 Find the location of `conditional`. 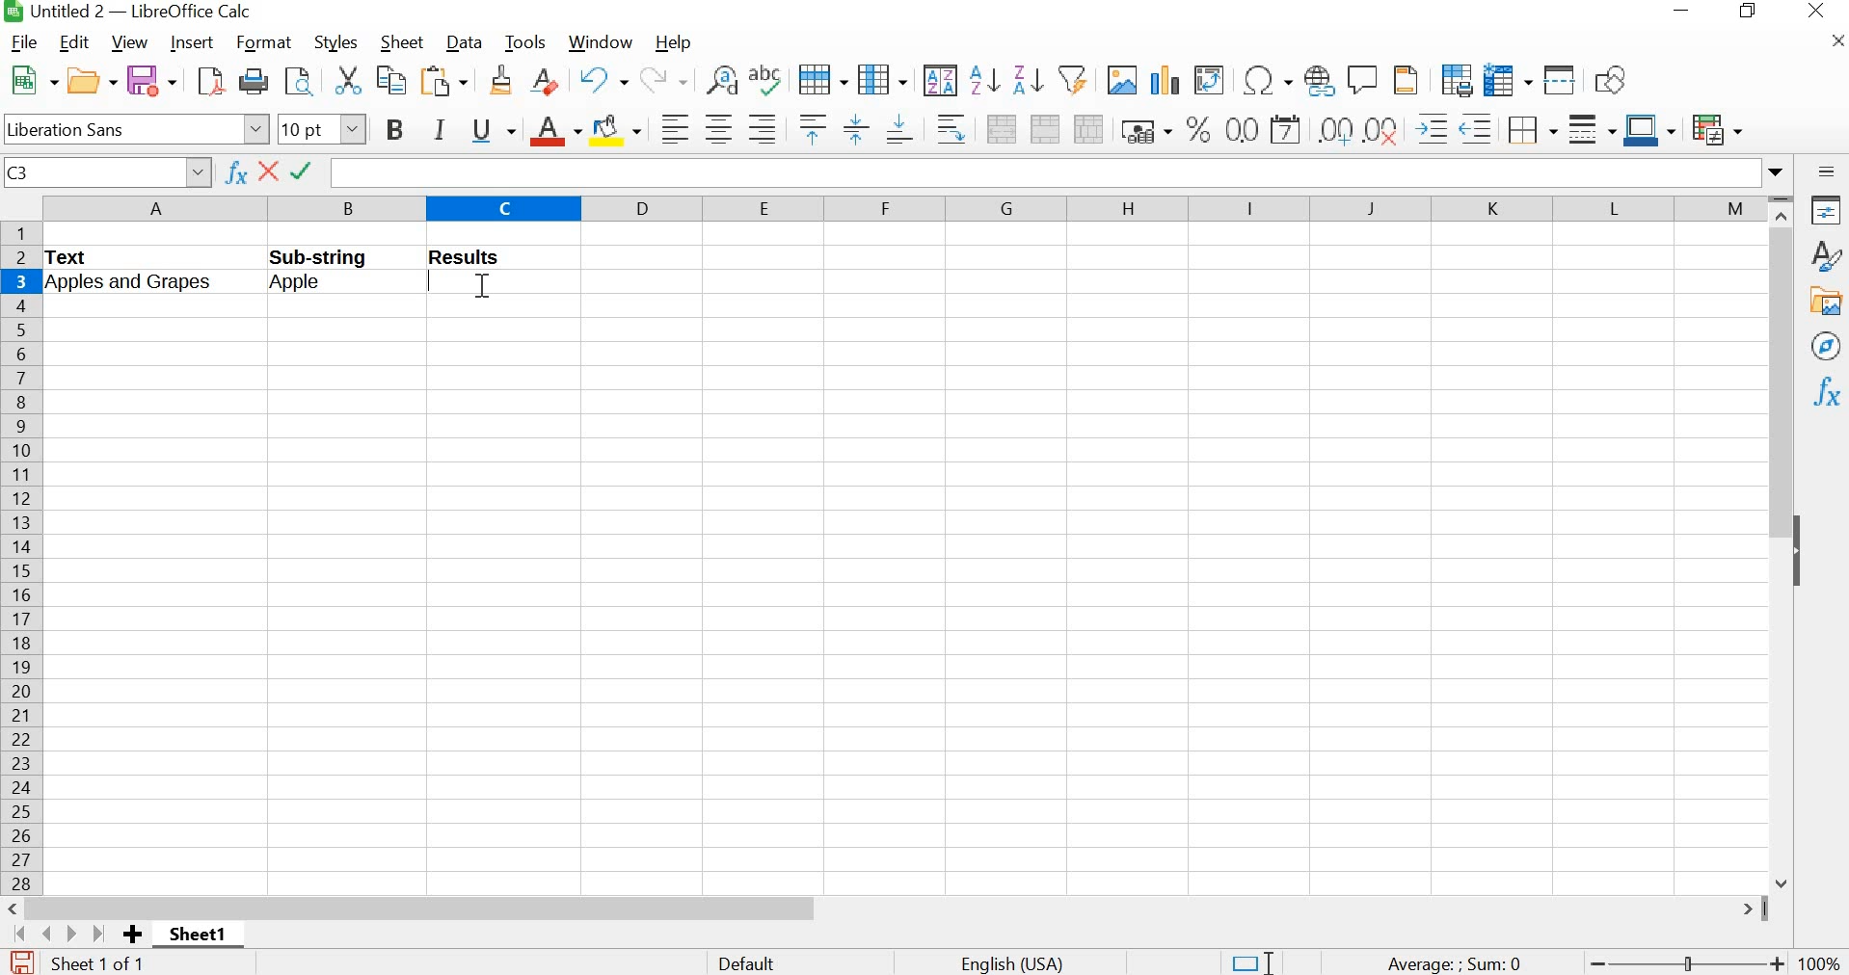

conditional is located at coordinates (1718, 129).